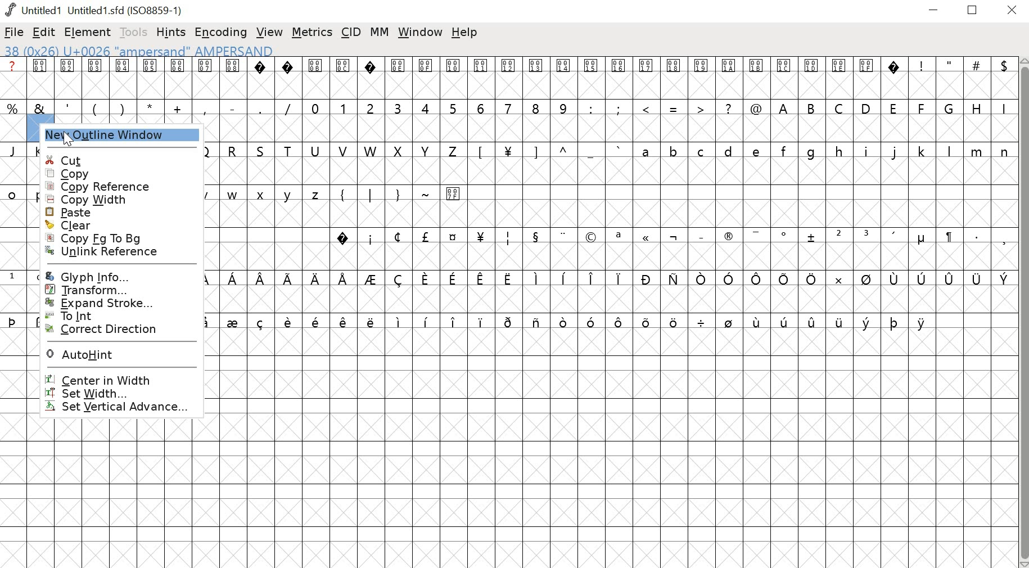 The width and height of the screenshot is (1029, 568). What do you see at coordinates (126, 408) in the screenshot?
I see `set vertical advance` at bounding box center [126, 408].